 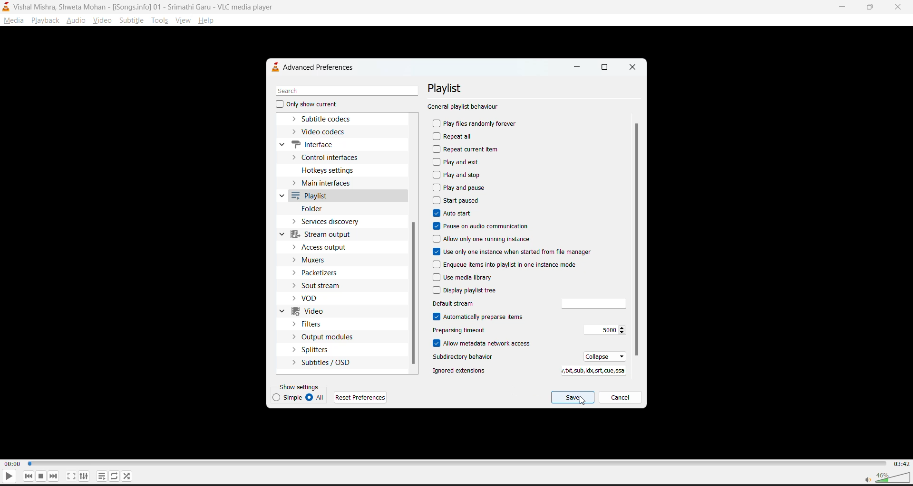 I want to click on maximize, so click(x=872, y=7).